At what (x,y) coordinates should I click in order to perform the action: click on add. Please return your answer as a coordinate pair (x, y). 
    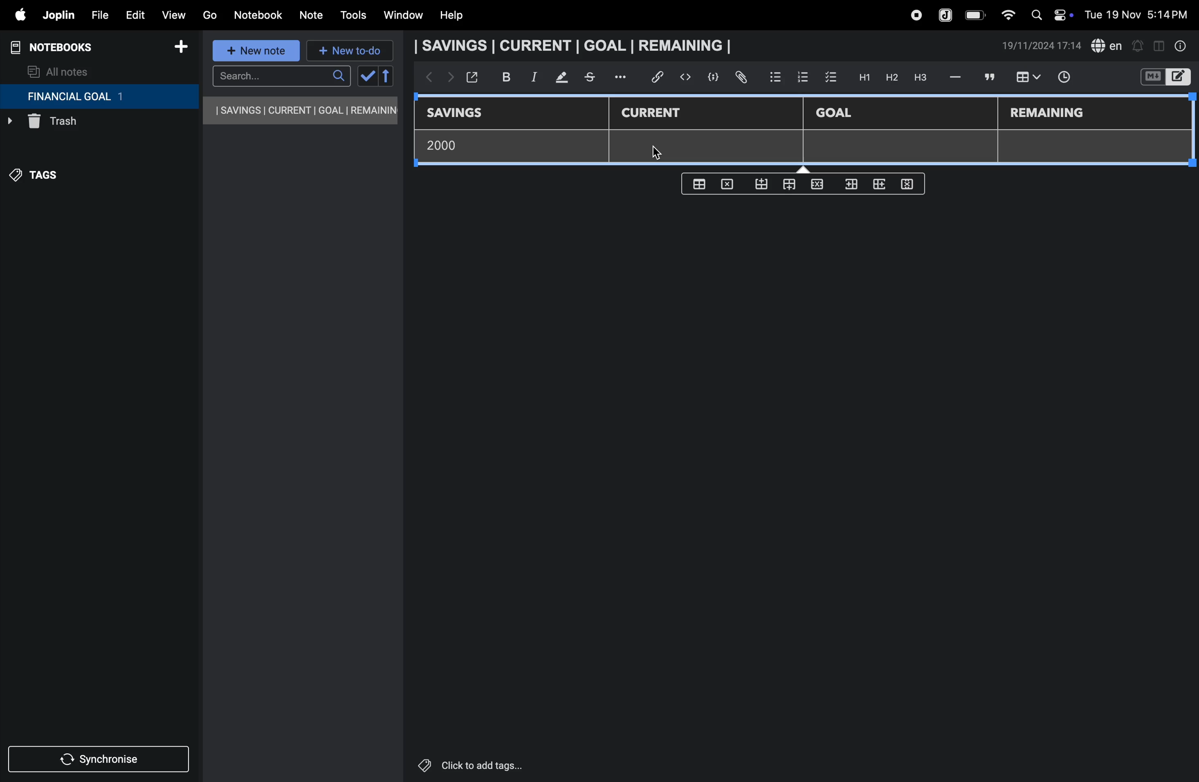
    Looking at the image, I should click on (181, 48).